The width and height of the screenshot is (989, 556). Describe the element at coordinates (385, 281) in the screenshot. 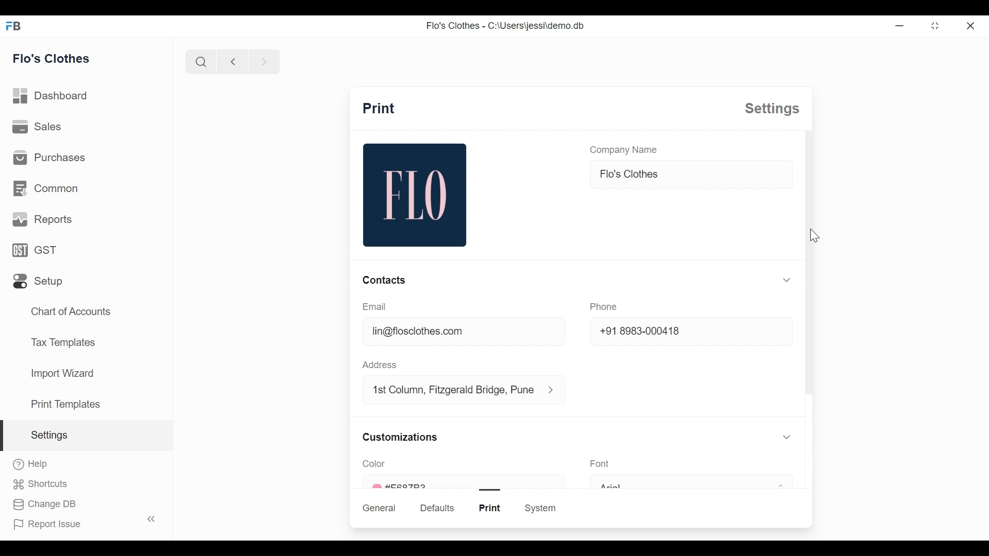

I see `contacts` at that location.